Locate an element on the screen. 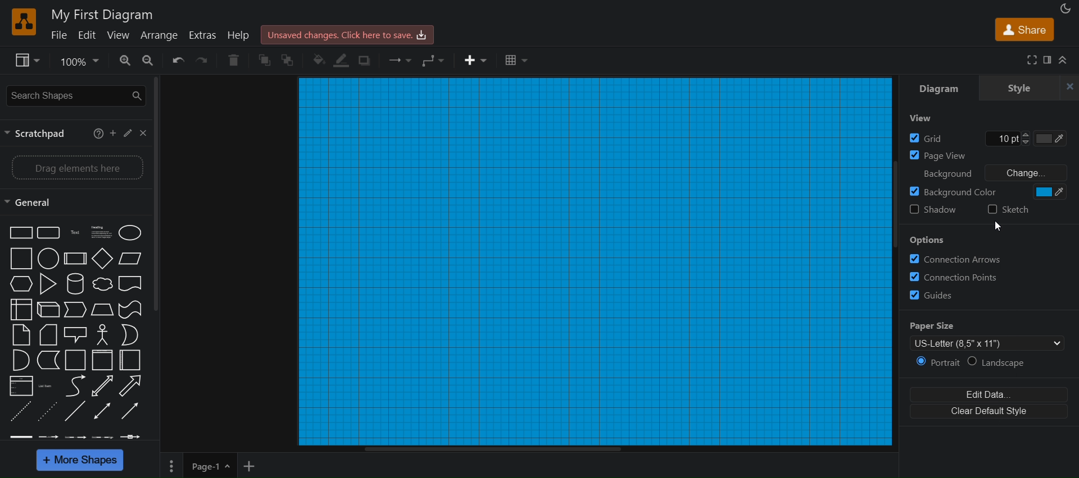  fullscreen is located at coordinates (1031, 60).